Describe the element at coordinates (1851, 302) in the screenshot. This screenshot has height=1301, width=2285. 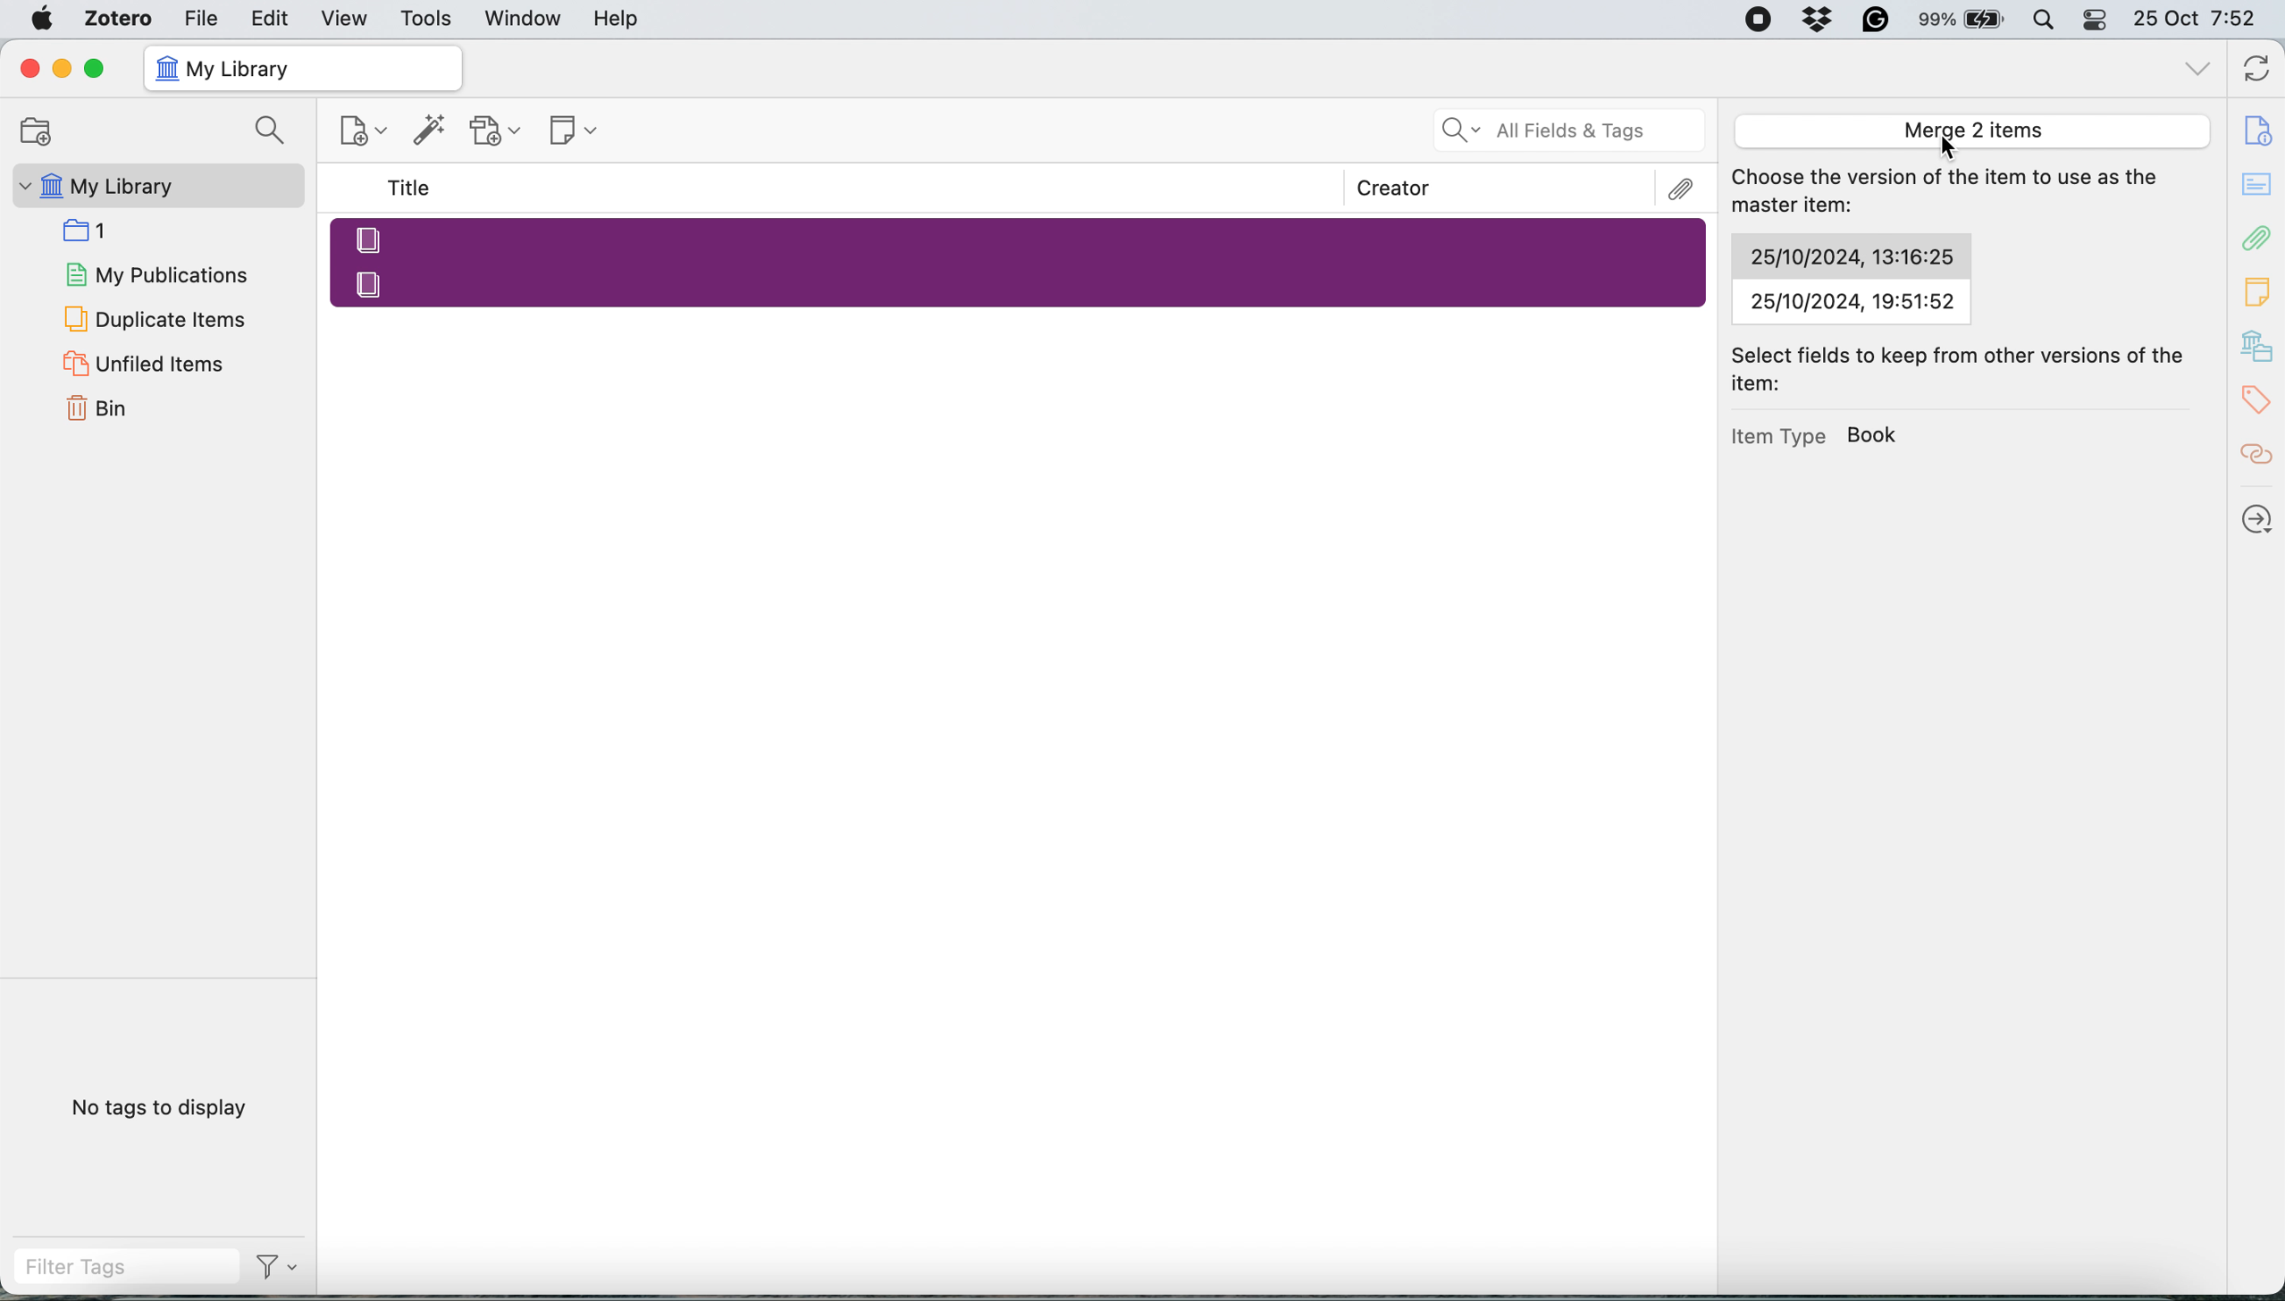
I see `25/10/2024, 19:51:52` at that location.